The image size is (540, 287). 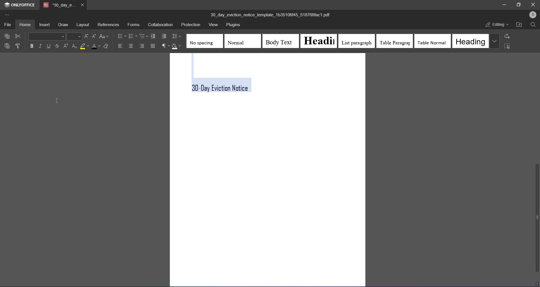 I want to click on cut, so click(x=18, y=36).